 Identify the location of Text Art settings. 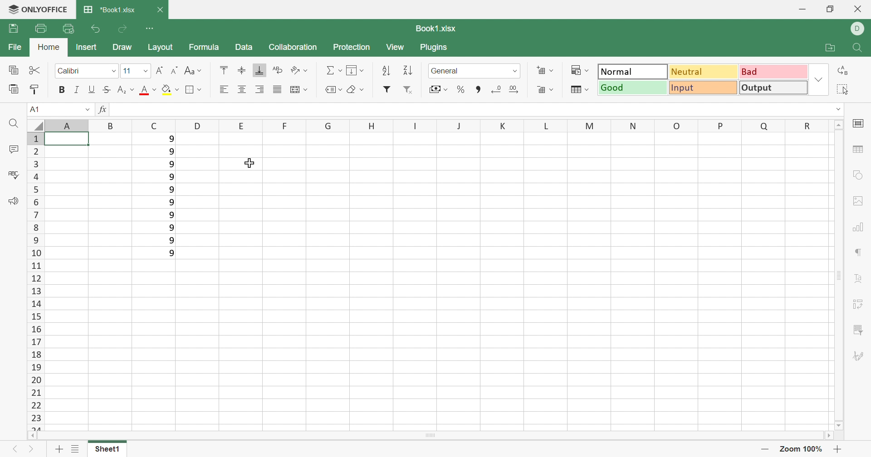
(858, 278).